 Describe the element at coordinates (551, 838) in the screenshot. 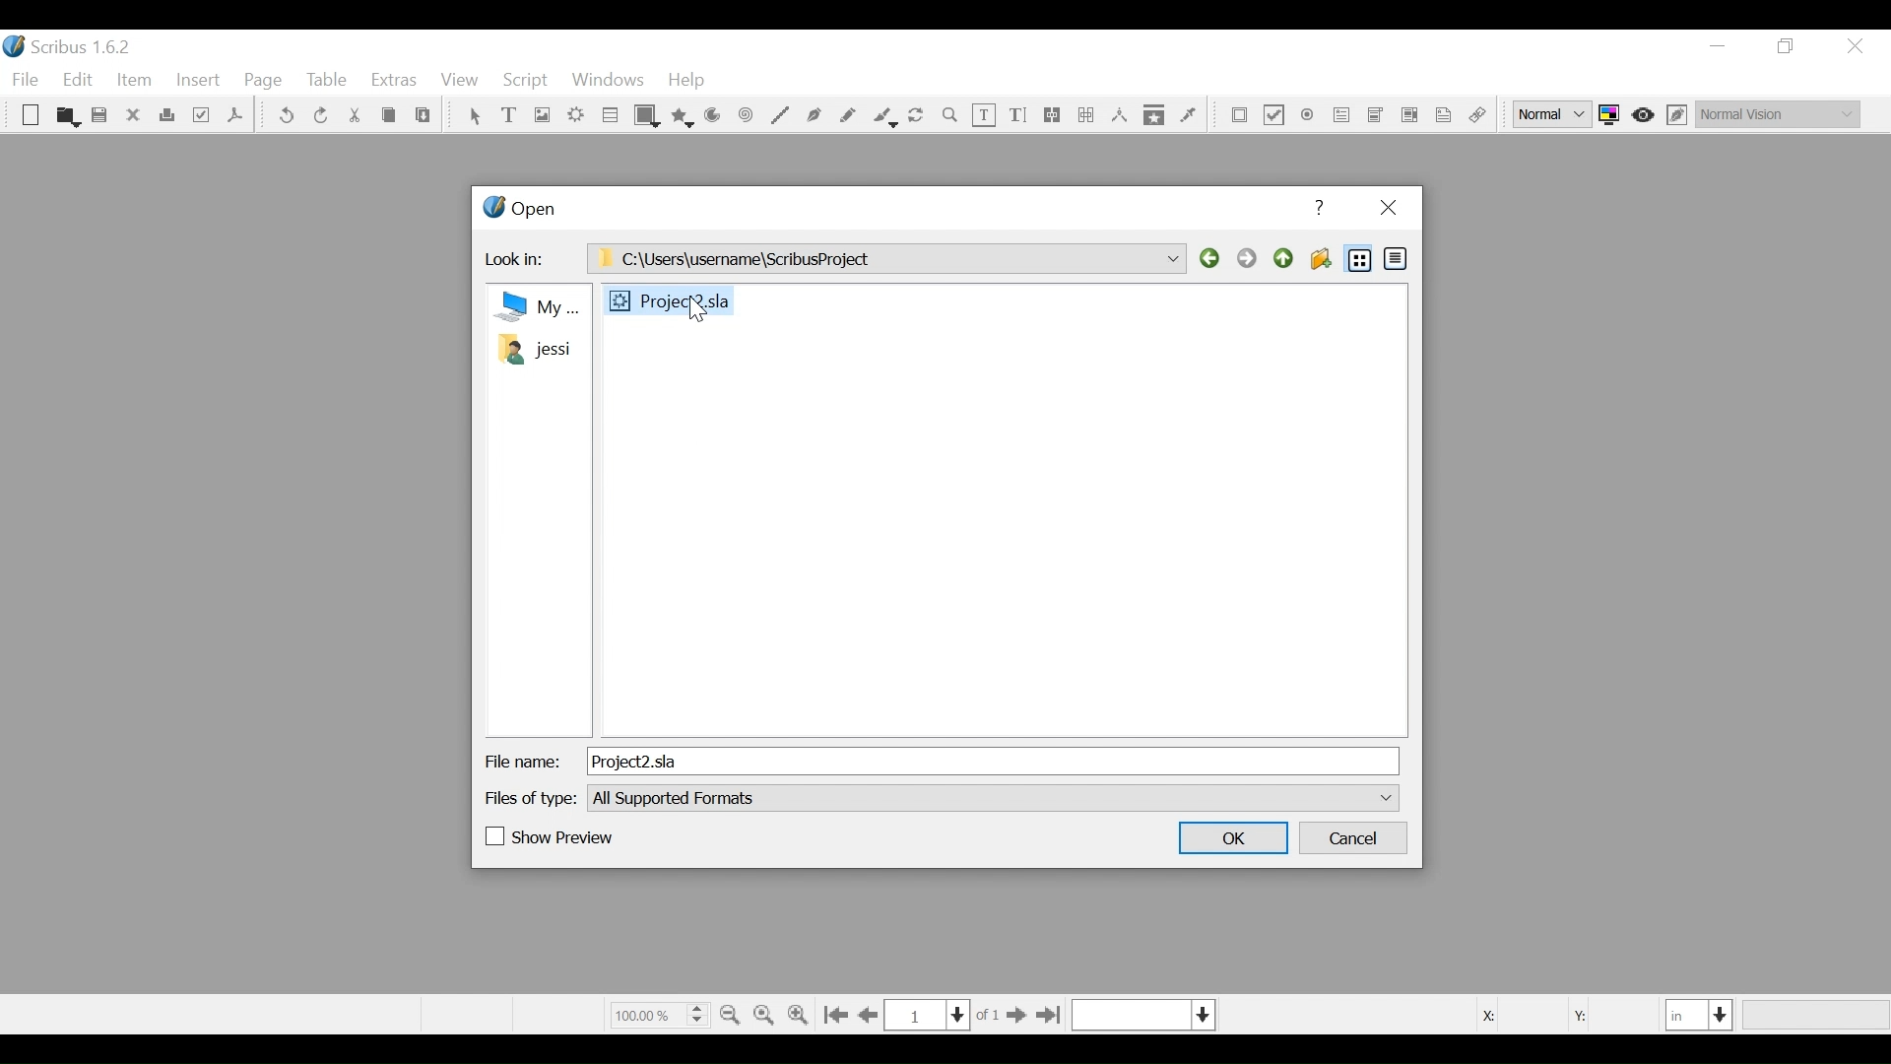

I see `(un)check Show Preview` at that location.